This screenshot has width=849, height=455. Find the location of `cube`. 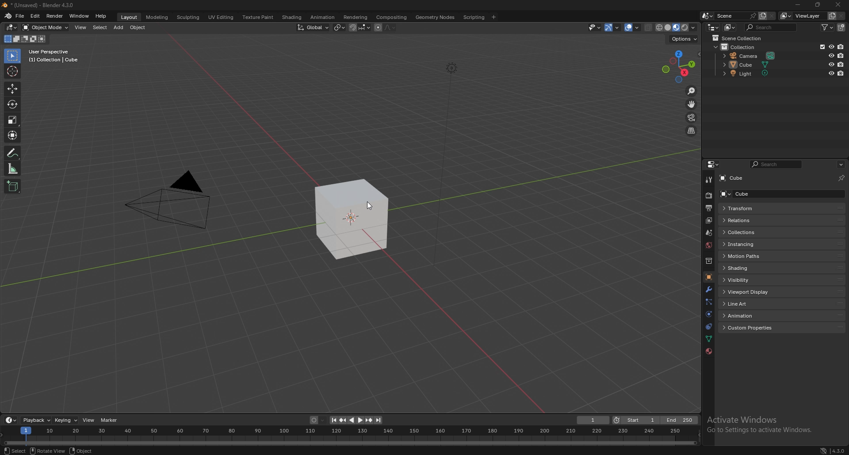

cube is located at coordinates (763, 194).